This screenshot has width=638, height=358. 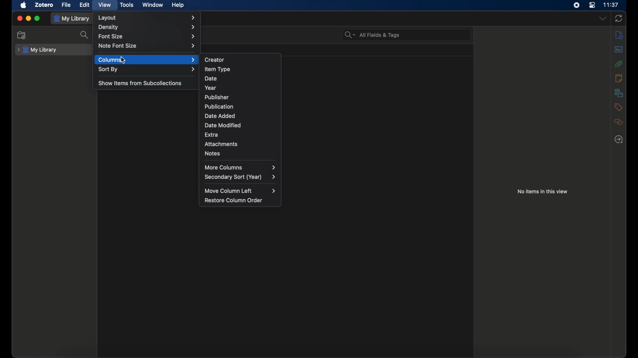 What do you see at coordinates (148, 46) in the screenshot?
I see `note font size` at bounding box center [148, 46].